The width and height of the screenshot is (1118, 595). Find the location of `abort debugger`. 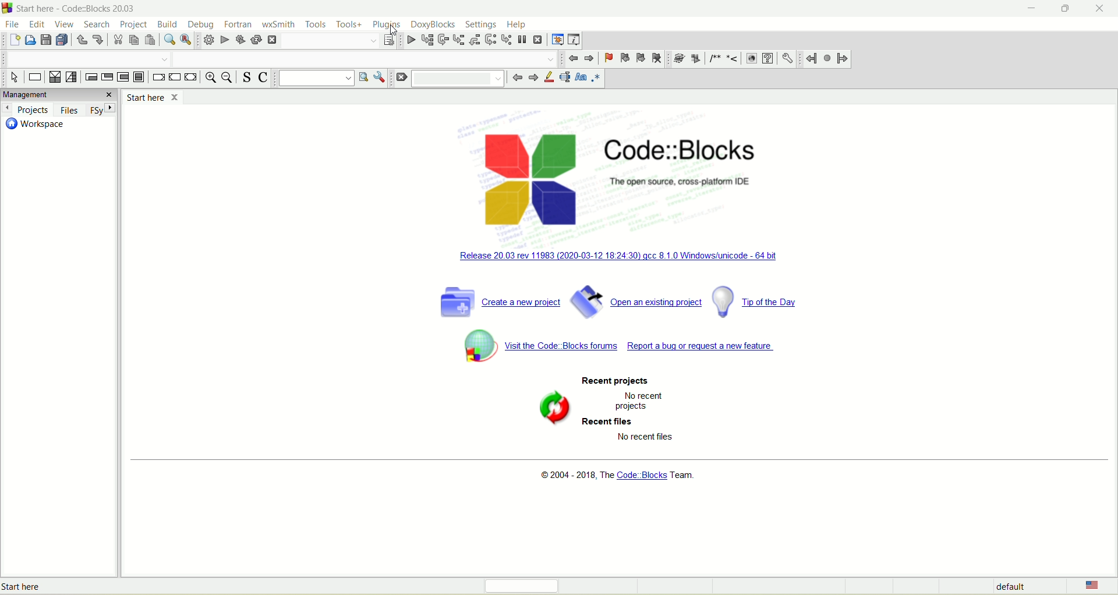

abort debugger is located at coordinates (539, 39).